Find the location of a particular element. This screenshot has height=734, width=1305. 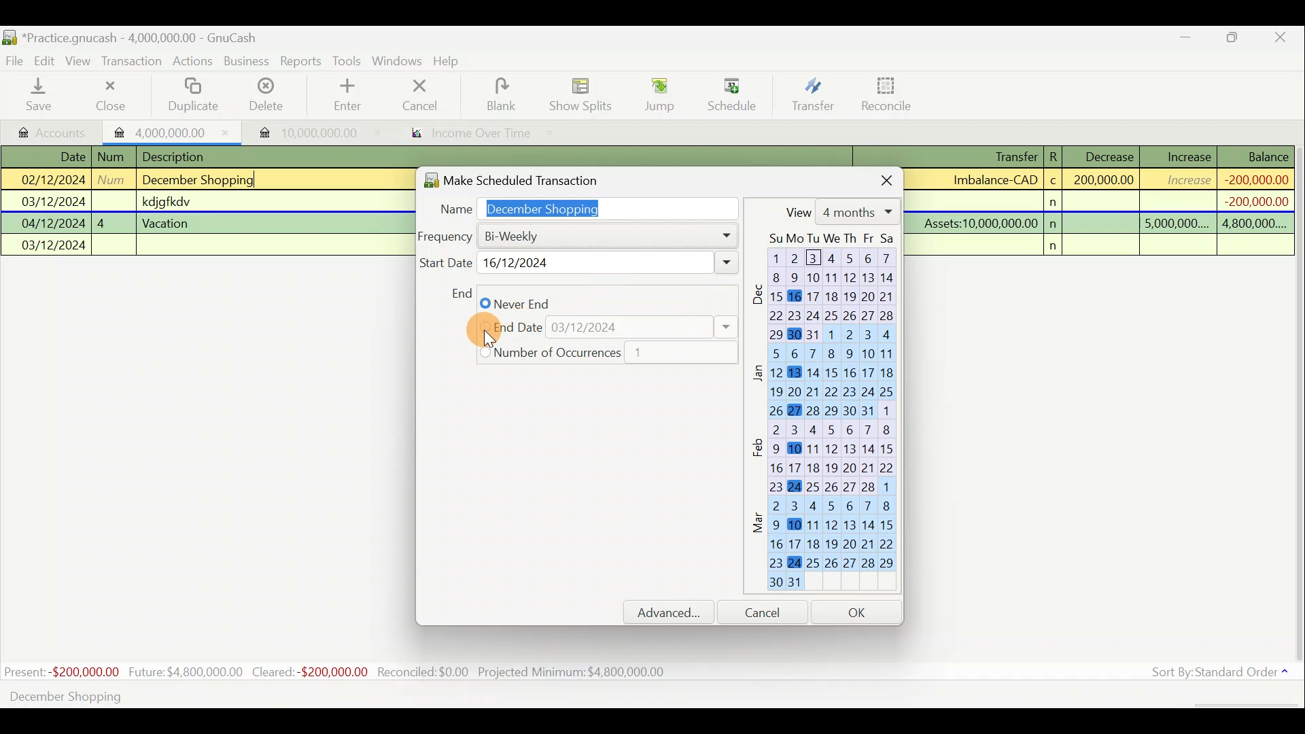

View is located at coordinates (80, 61).